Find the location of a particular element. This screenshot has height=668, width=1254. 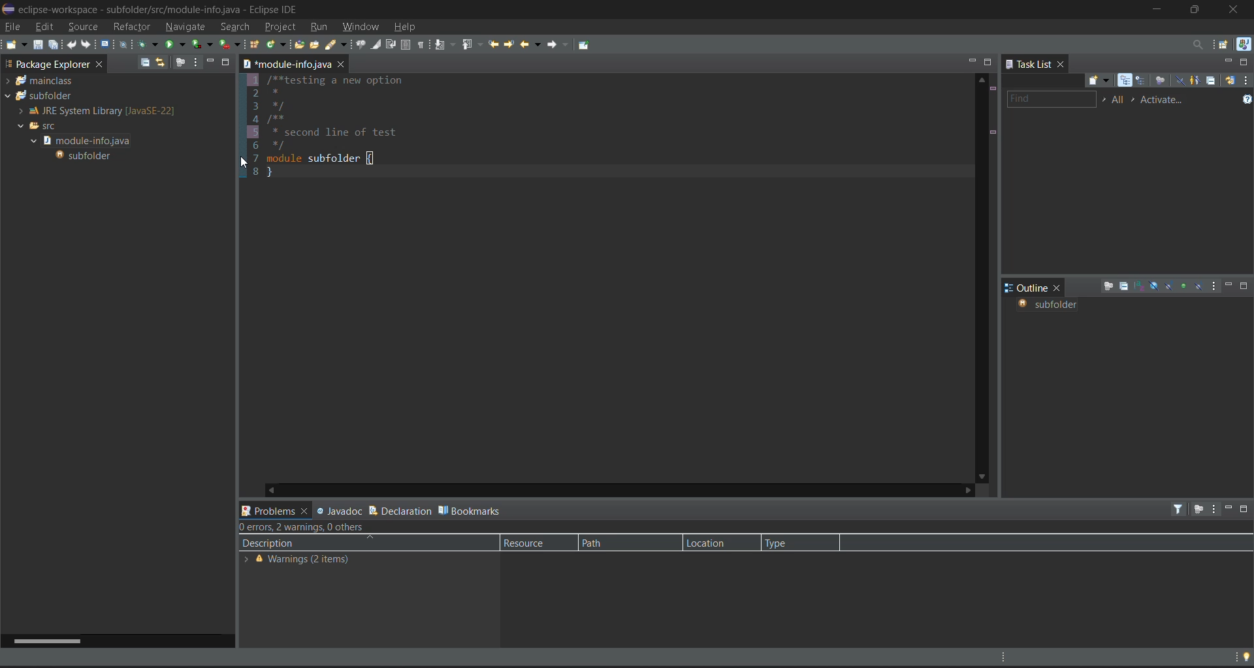

select active task is located at coordinates (1136, 99).